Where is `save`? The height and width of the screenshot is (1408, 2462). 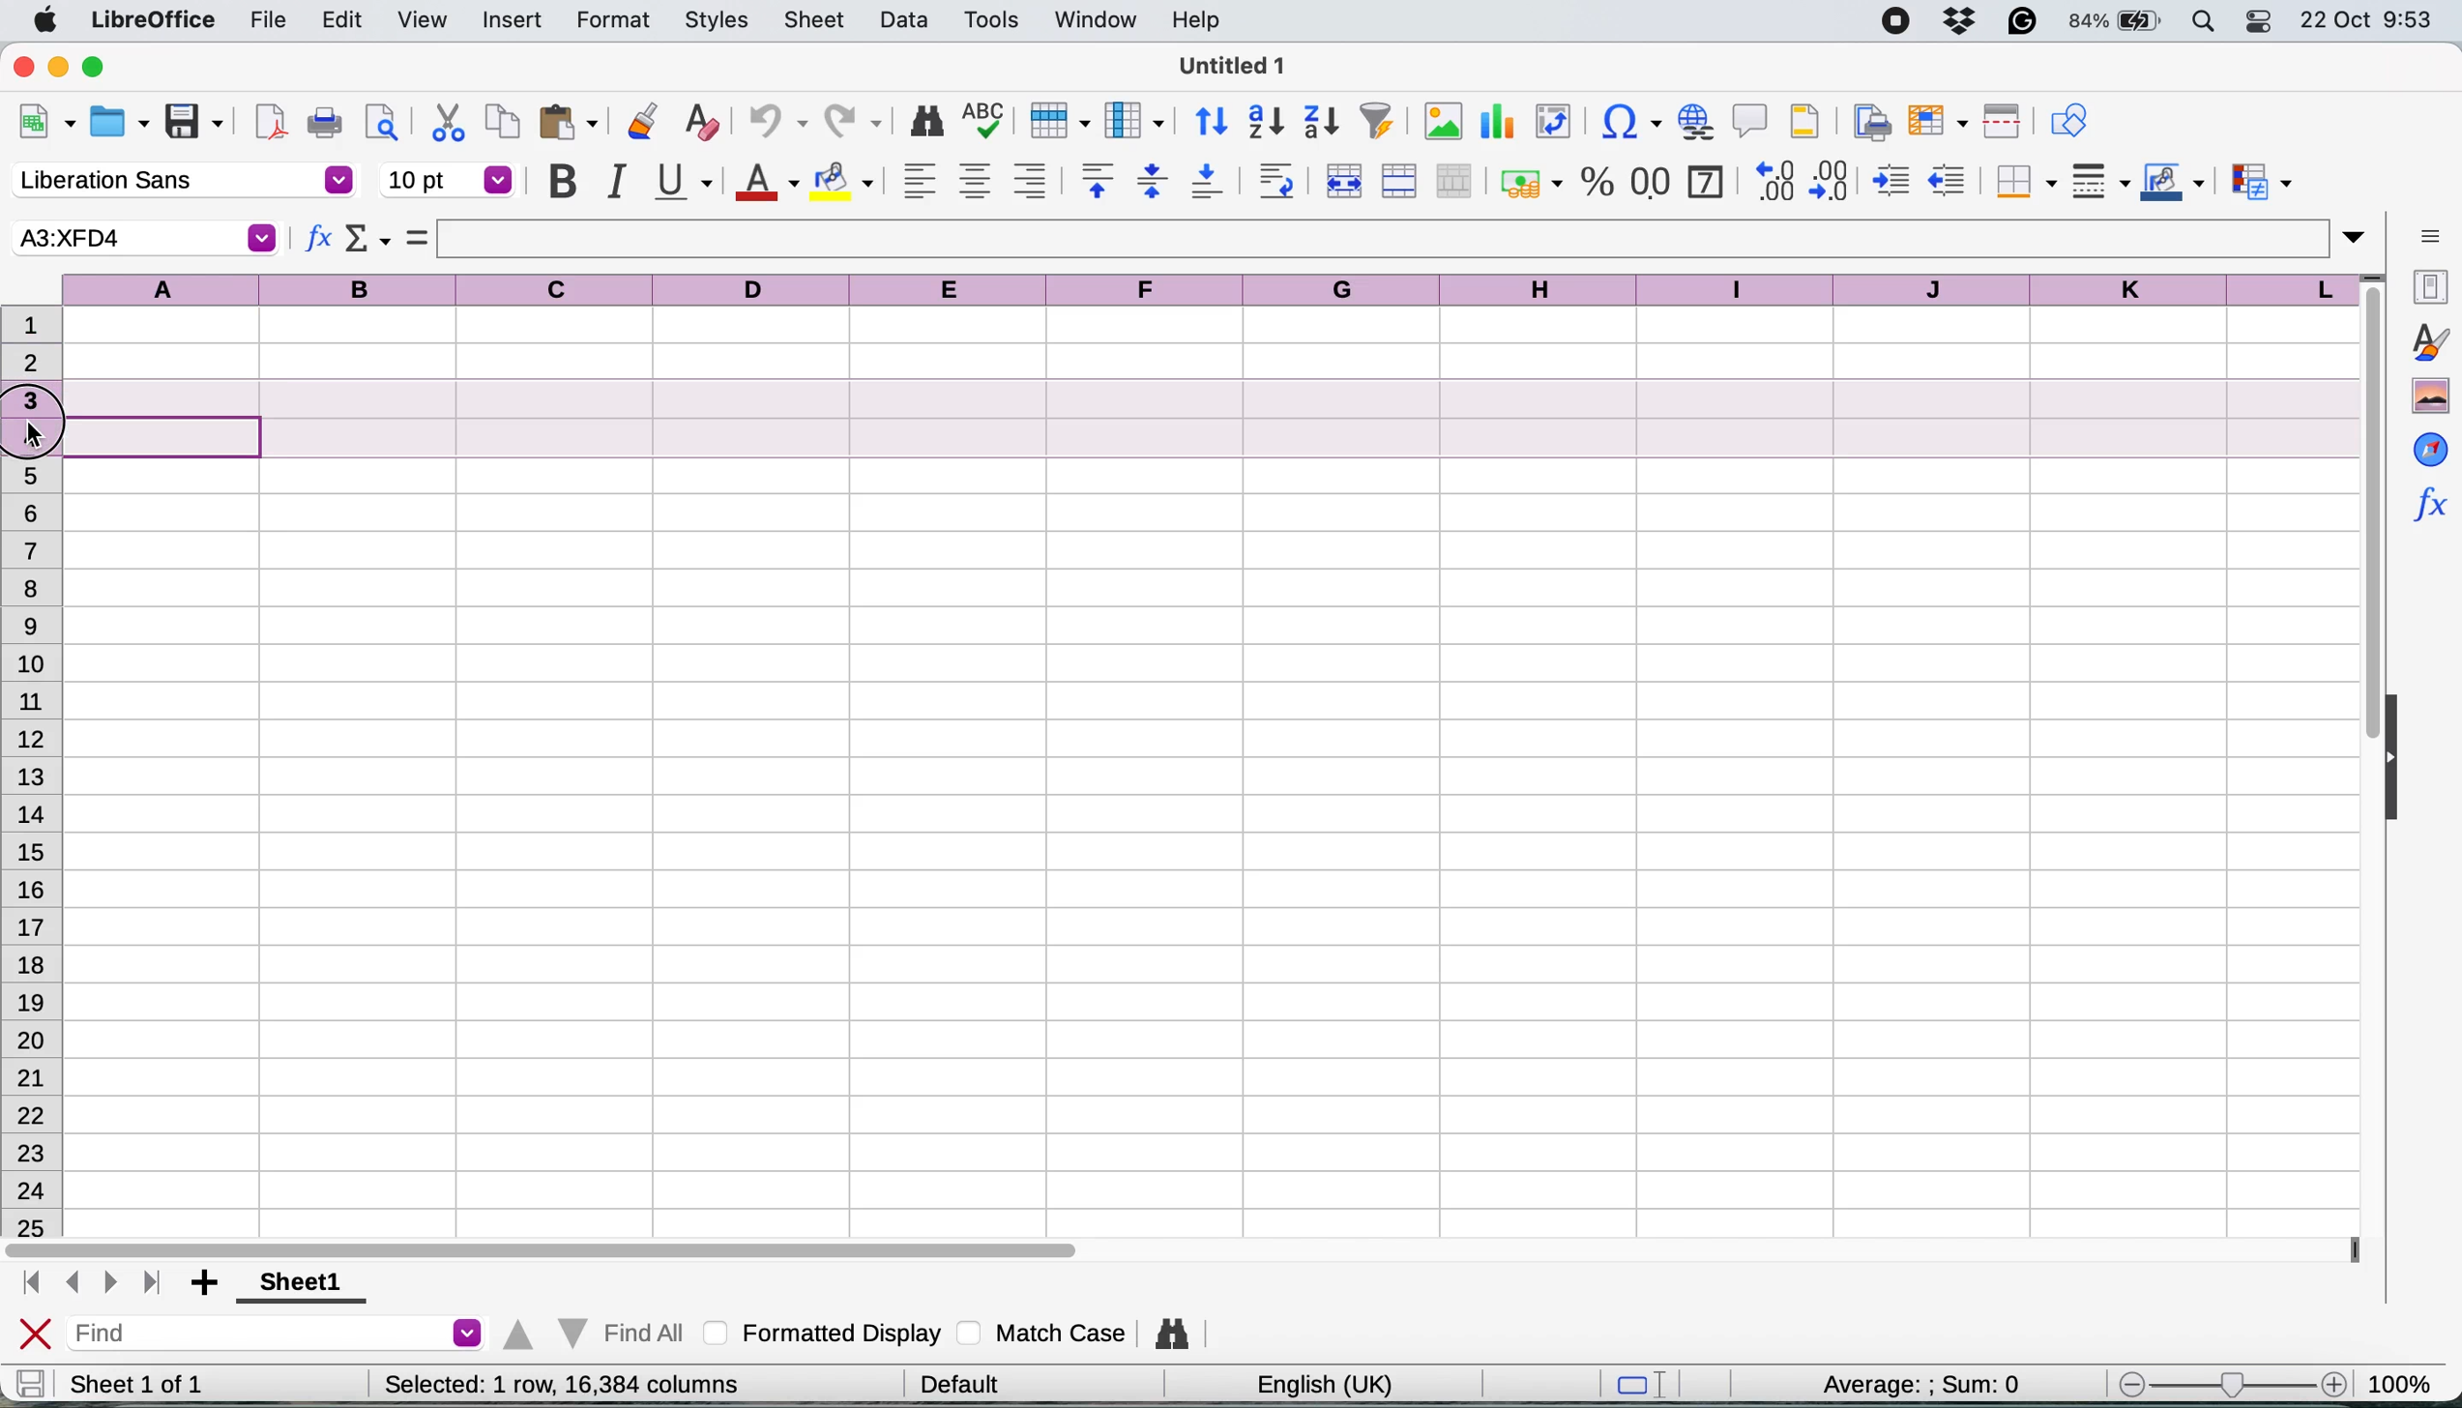 save is located at coordinates (30, 1383).